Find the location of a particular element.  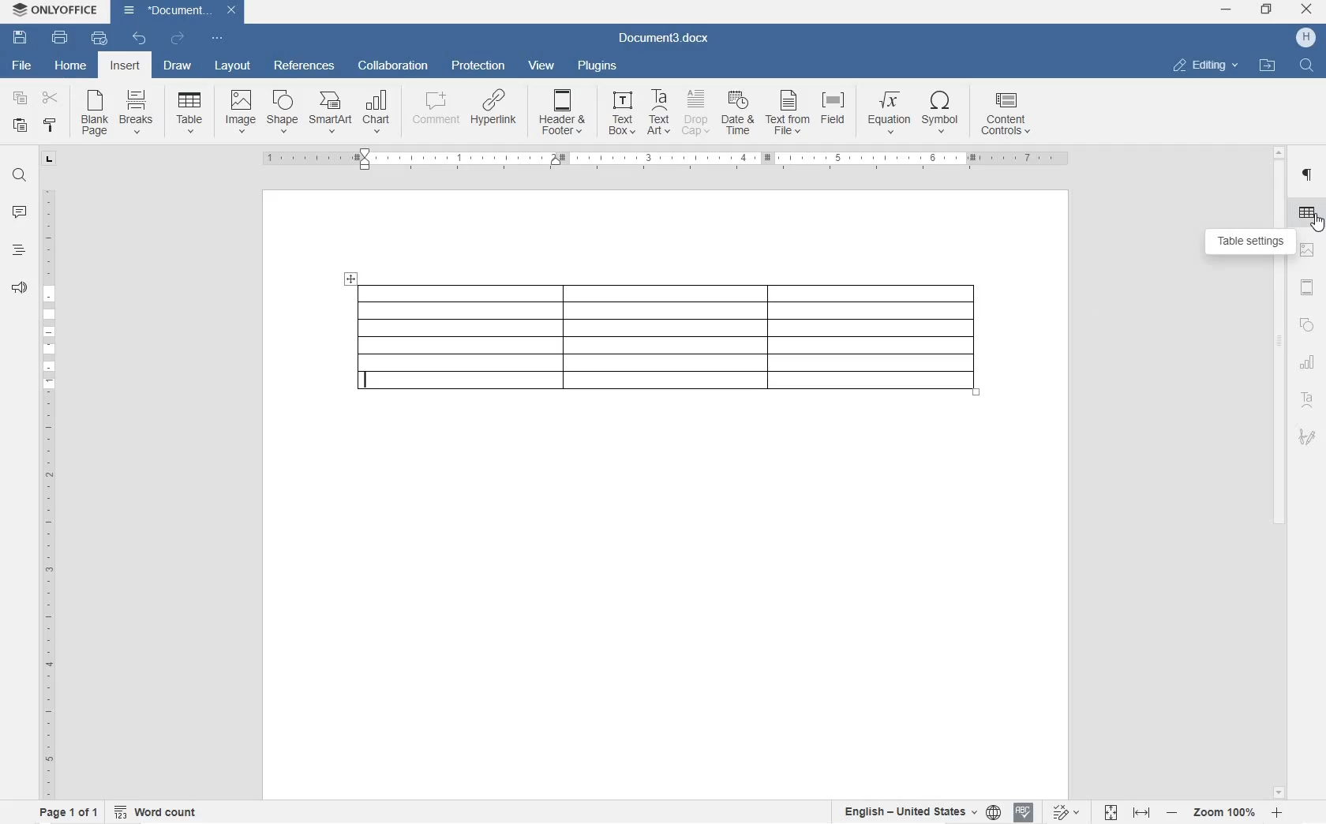

PLUGINS is located at coordinates (598, 66).